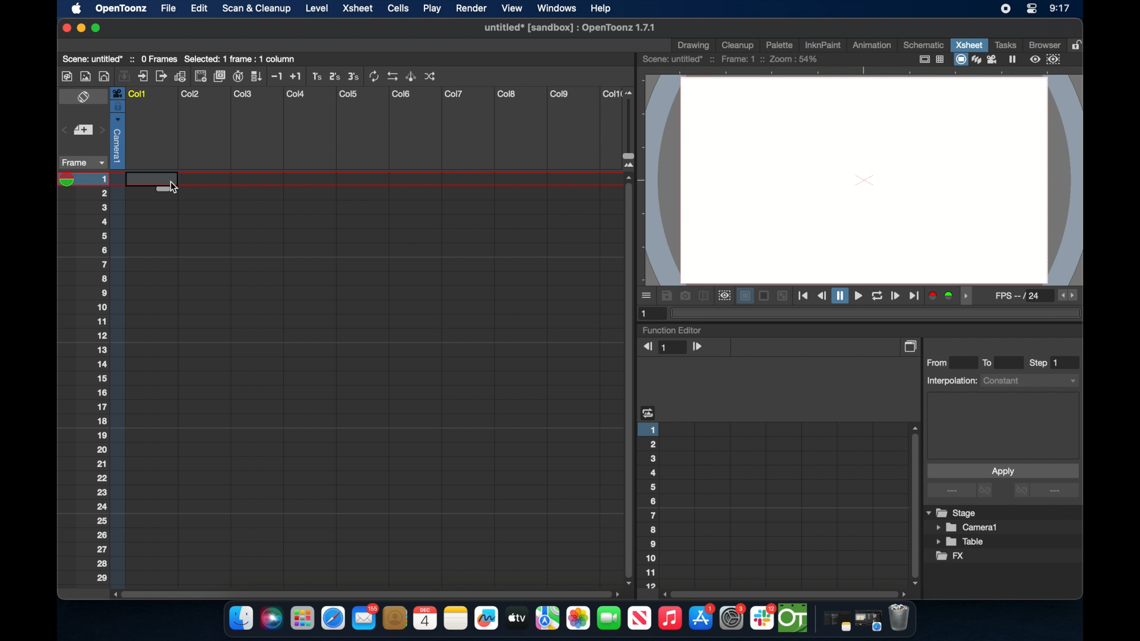 The image size is (1140, 641). Describe the element at coordinates (117, 128) in the screenshot. I see `column selected` at that location.